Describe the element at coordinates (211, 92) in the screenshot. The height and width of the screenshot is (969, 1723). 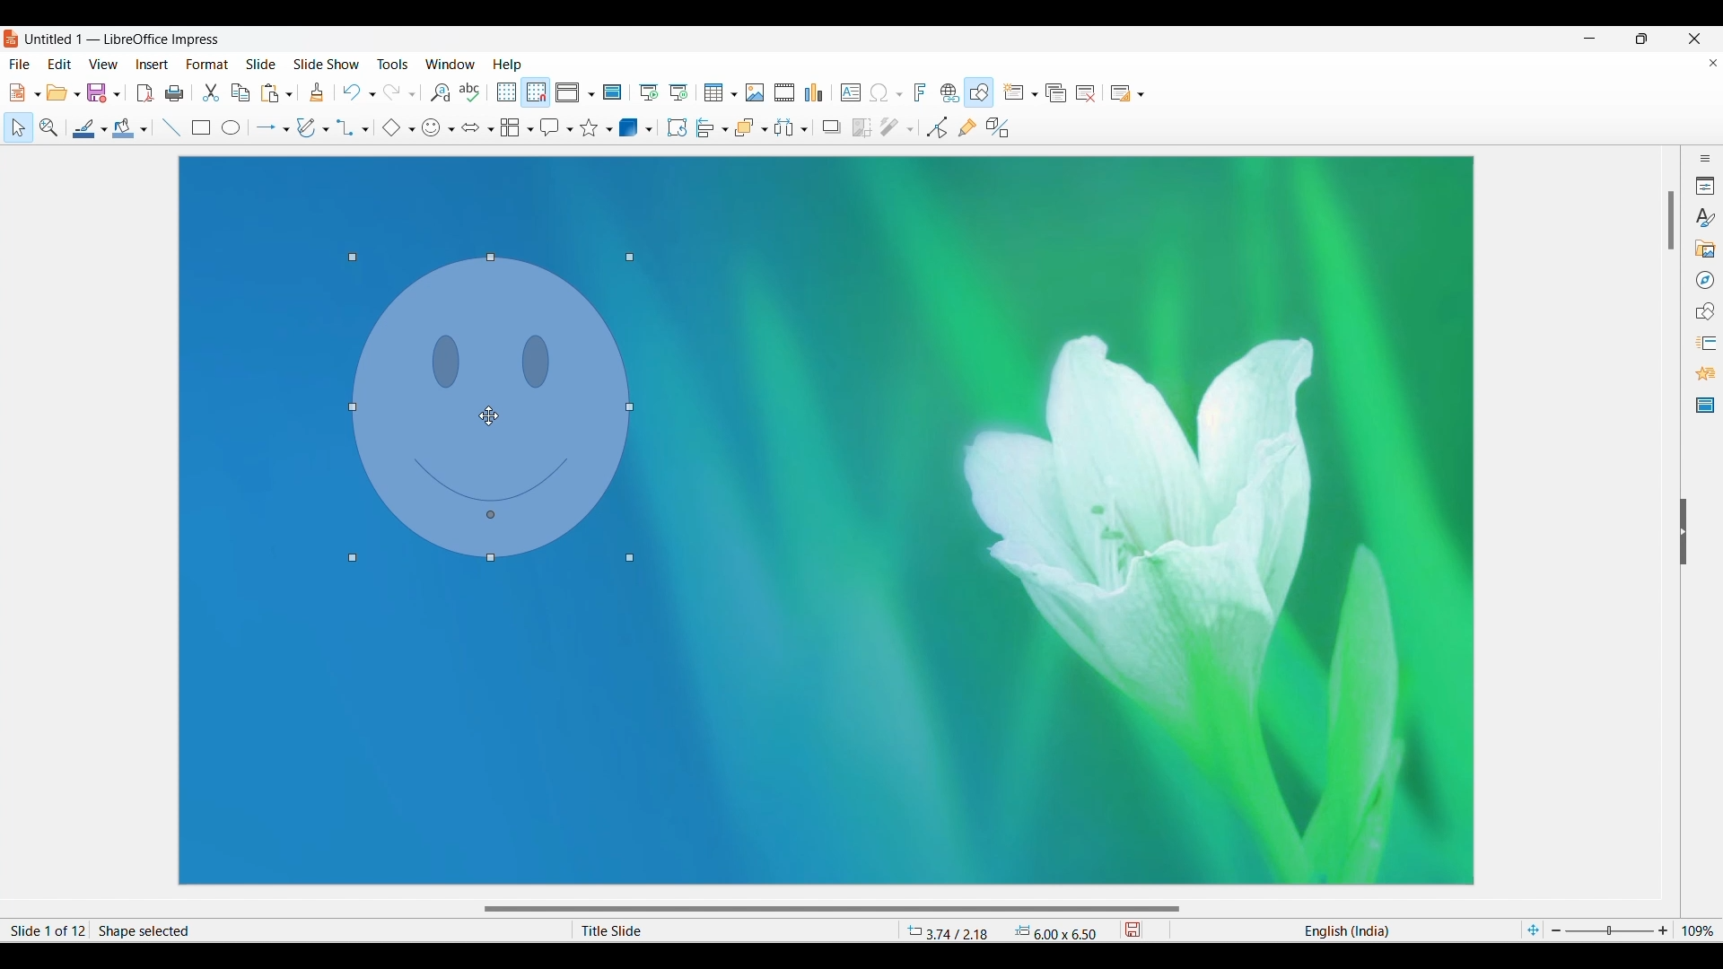
I see `Cut` at that location.